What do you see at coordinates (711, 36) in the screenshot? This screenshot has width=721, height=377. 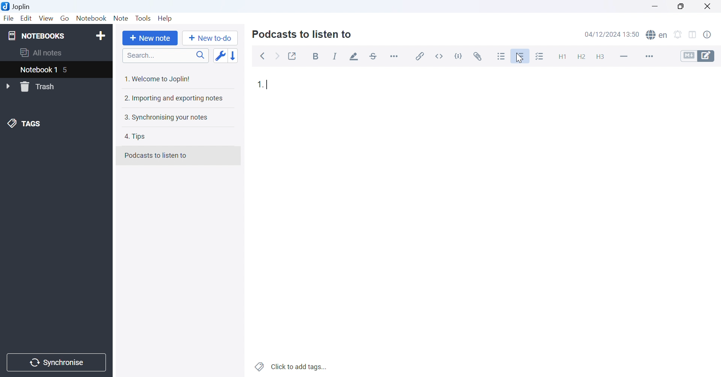 I see `Note properties` at bounding box center [711, 36].